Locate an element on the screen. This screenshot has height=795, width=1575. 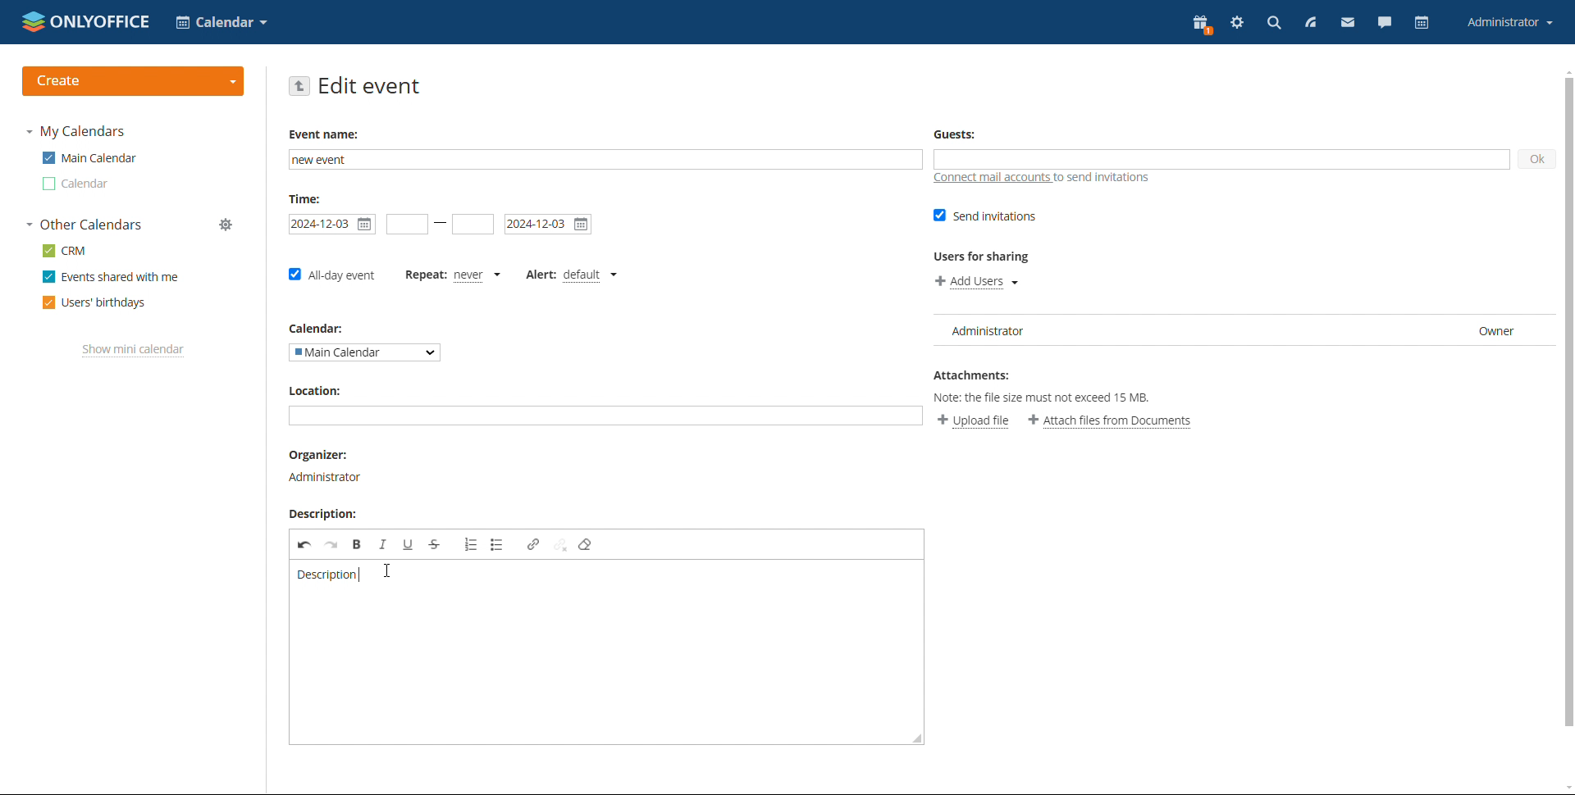
account is located at coordinates (1511, 23).